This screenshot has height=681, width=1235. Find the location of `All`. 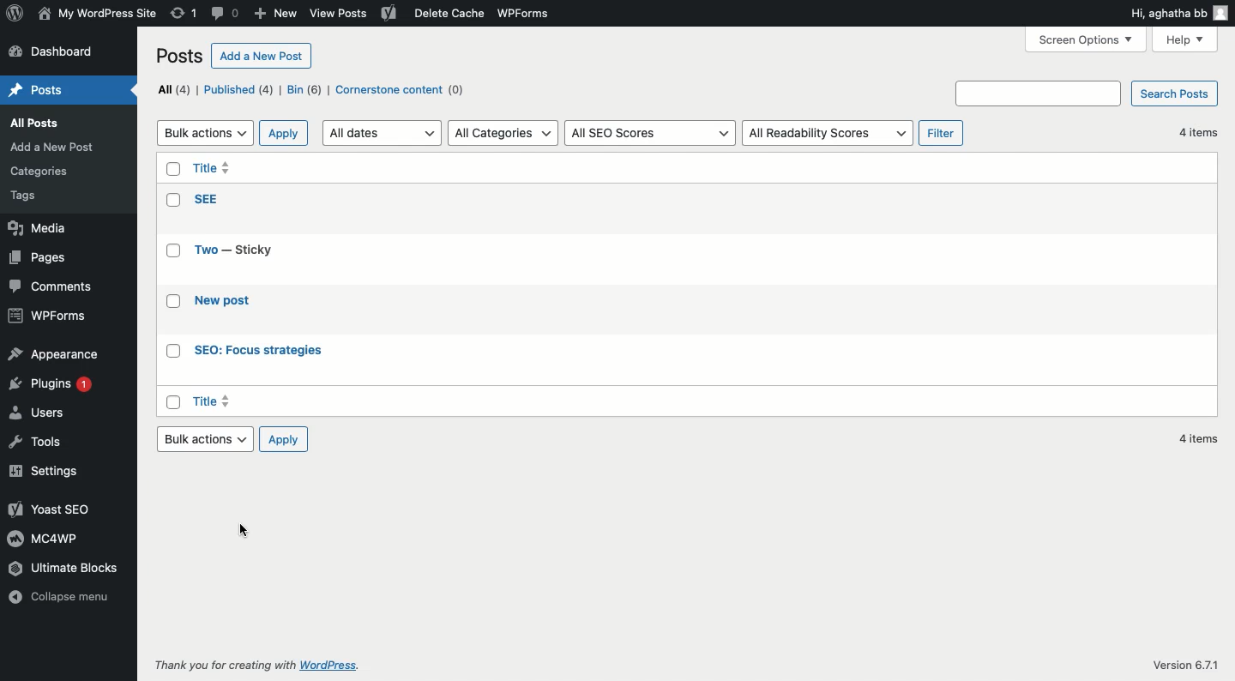

All is located at coordinates (173, 88).